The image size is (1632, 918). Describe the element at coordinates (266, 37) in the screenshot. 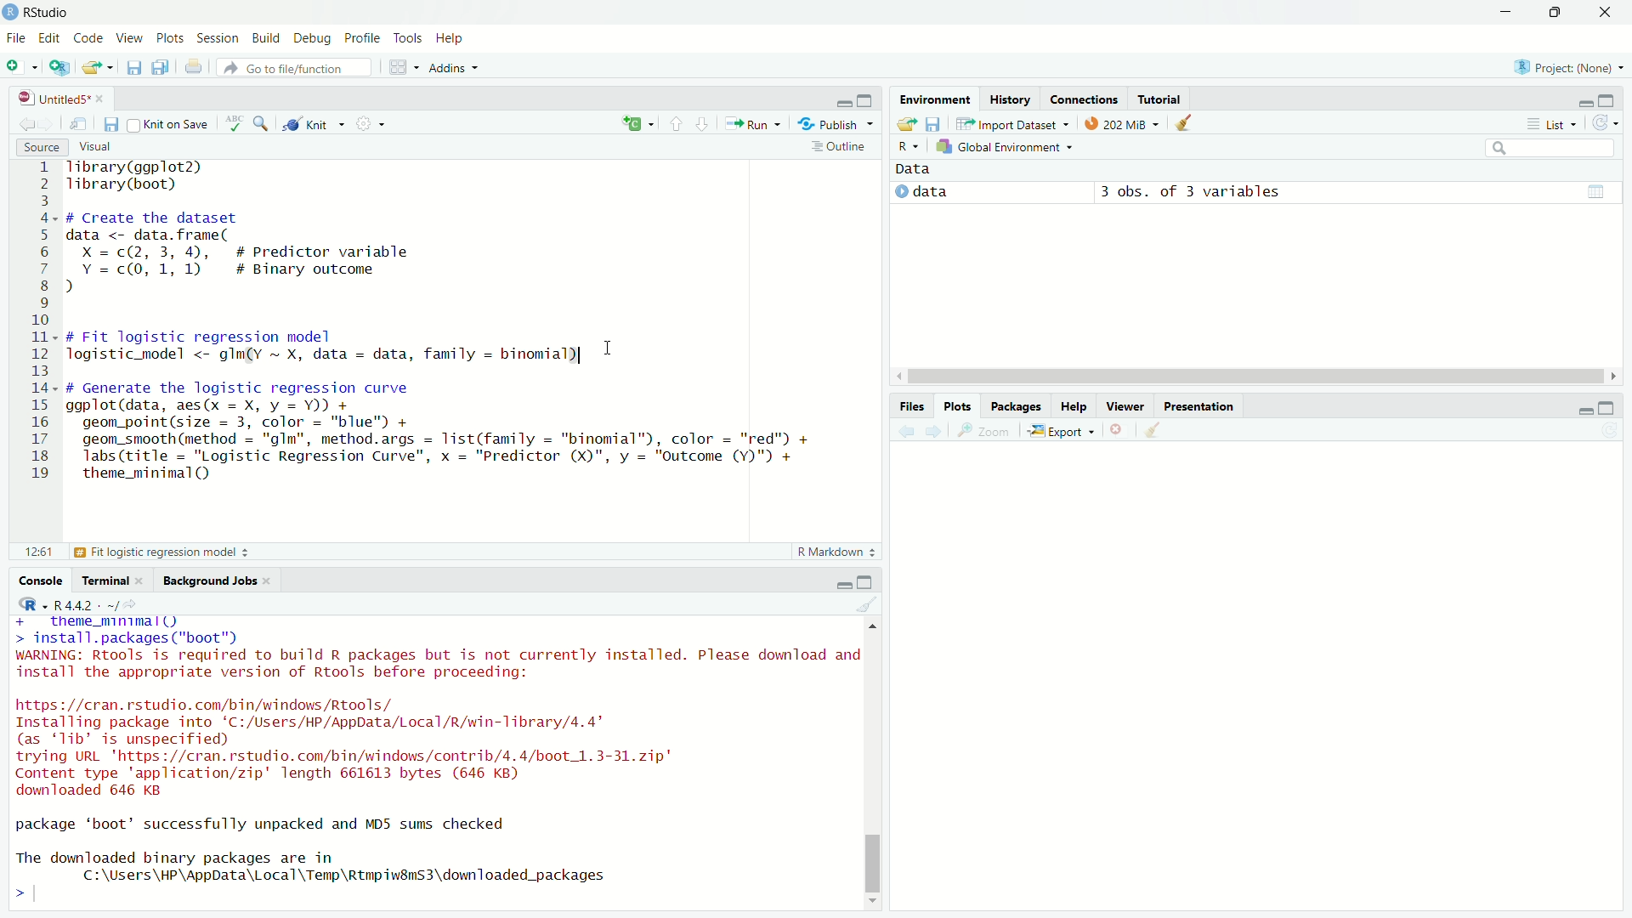

I see `Build` at that location.